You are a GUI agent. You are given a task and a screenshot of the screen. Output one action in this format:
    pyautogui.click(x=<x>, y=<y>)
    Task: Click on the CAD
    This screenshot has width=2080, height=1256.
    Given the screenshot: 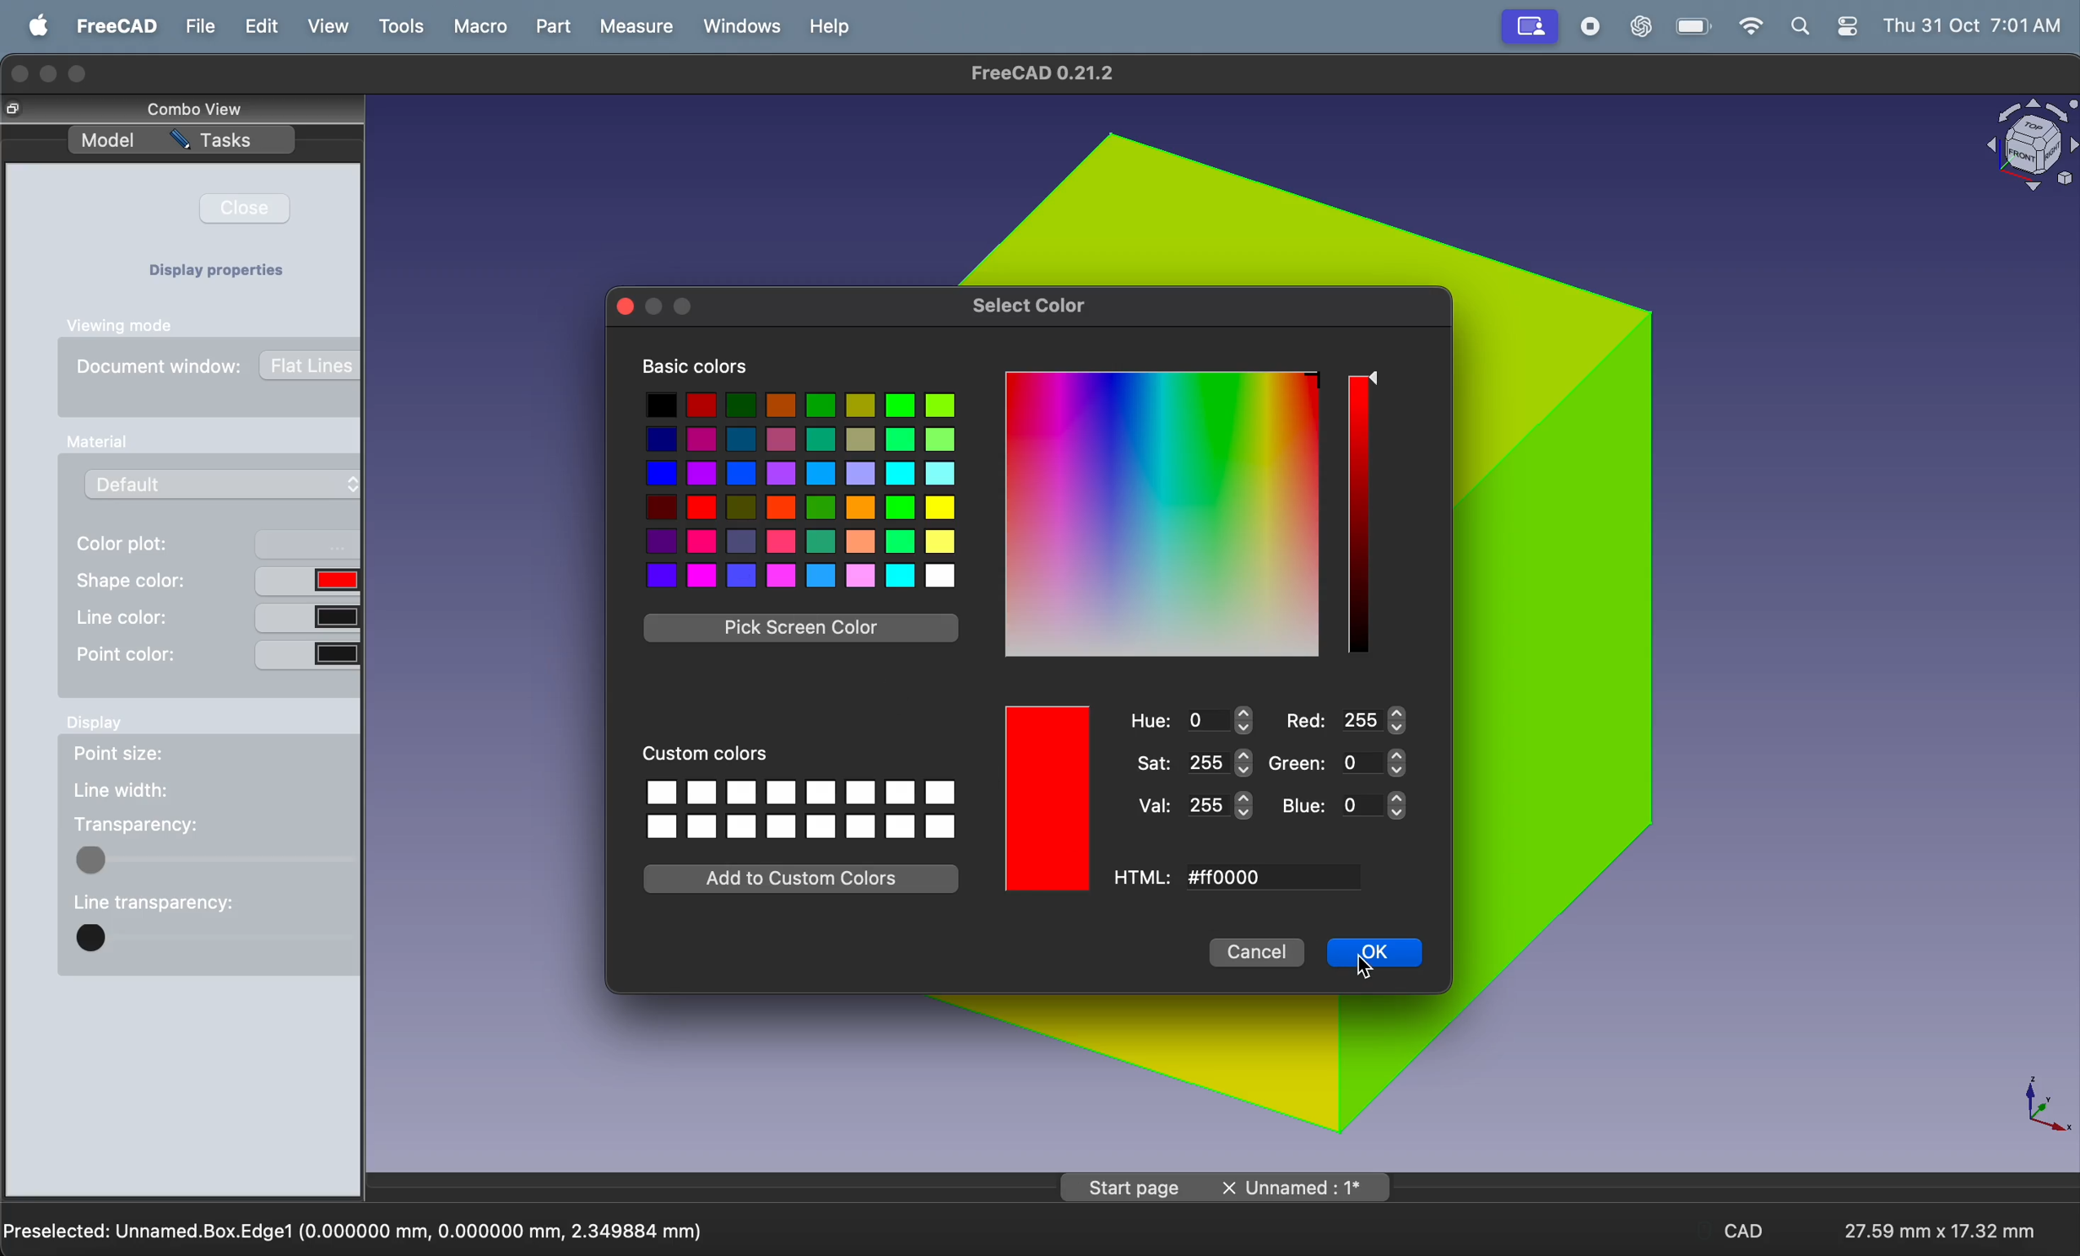 What is the action you would take?
    pyautogui.click(x=1747, y=1233)
    